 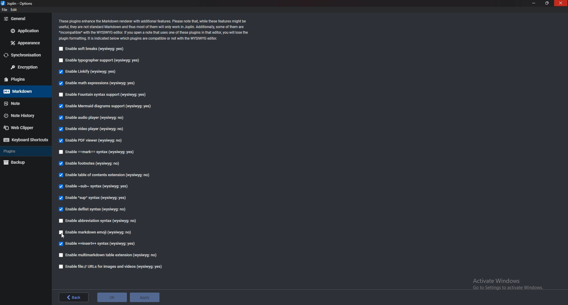 What do you see at coordinates (104, 94) in the screenshot?
I see `Enable fountain syntax support` at bounding box center [104, 94].